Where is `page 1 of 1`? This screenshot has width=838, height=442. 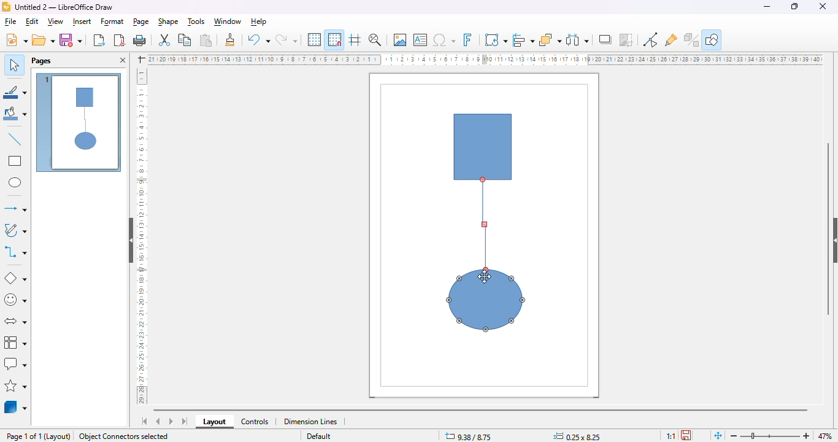
page 1 of 1 is located at coordinates (24, 436).